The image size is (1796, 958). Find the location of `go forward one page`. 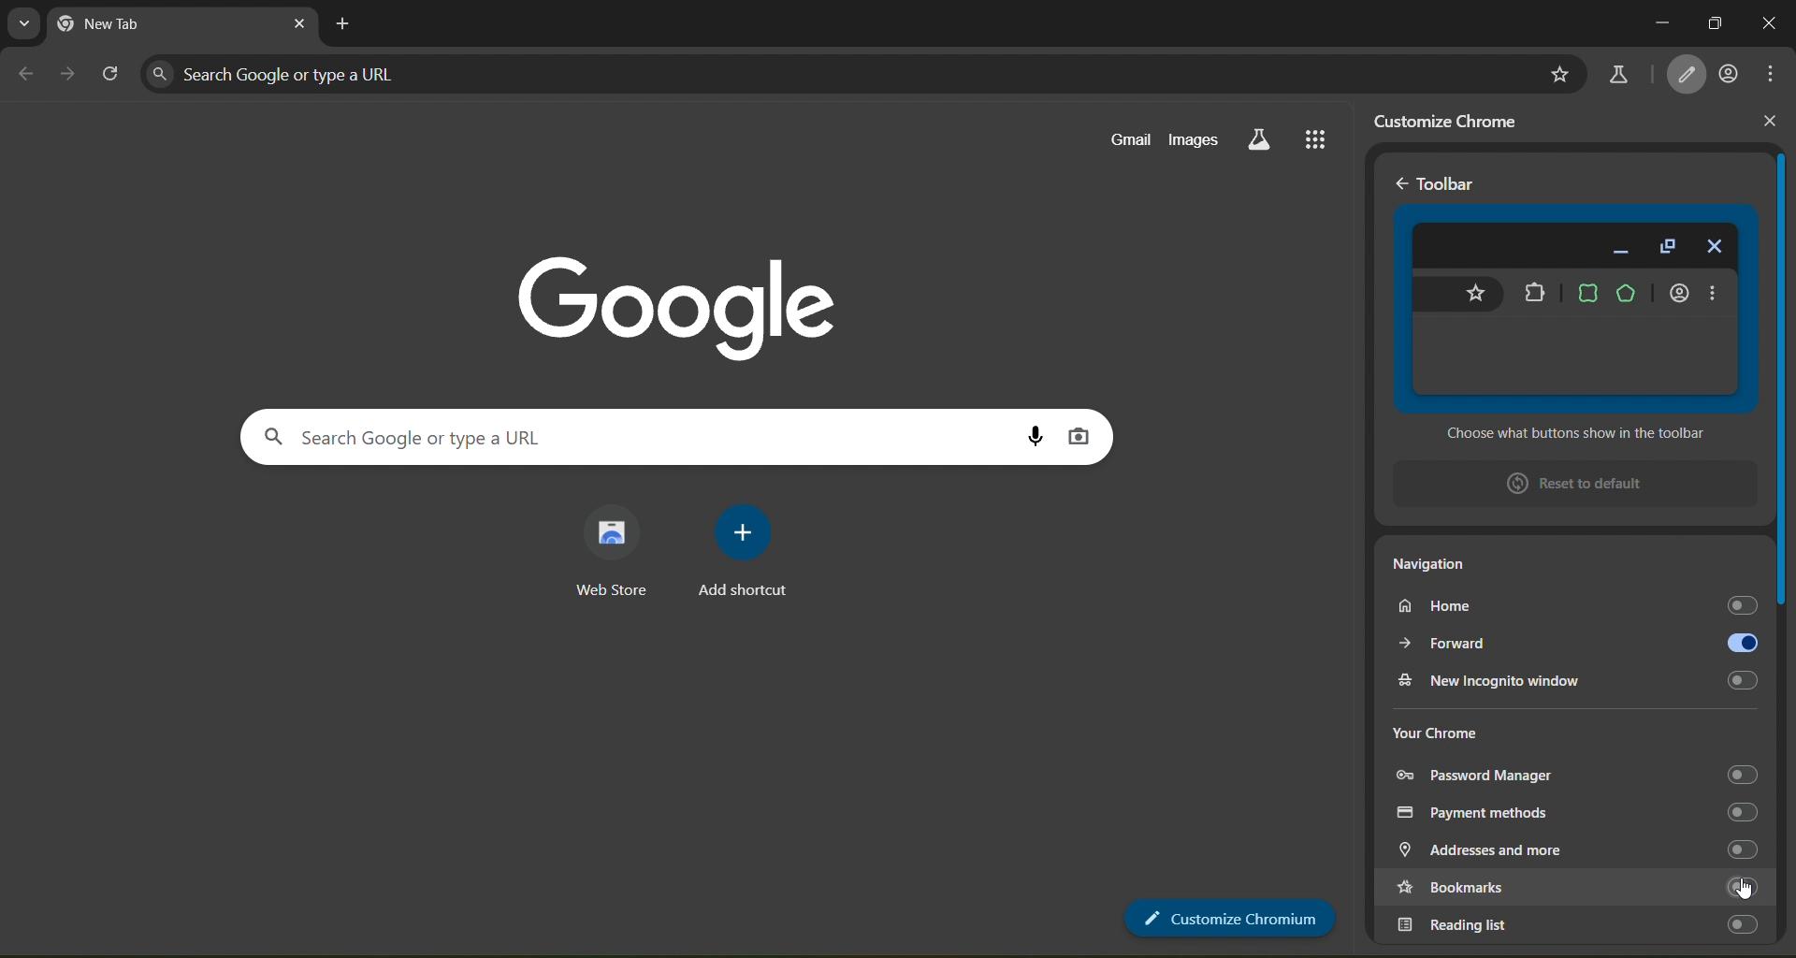

go forward one page is located at coordinates (71, 75).